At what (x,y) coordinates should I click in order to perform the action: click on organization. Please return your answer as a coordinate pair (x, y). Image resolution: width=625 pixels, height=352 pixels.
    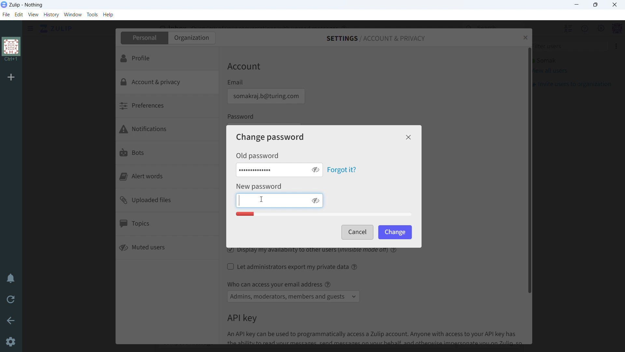
    Looking at the image, I should click on (12, 50).